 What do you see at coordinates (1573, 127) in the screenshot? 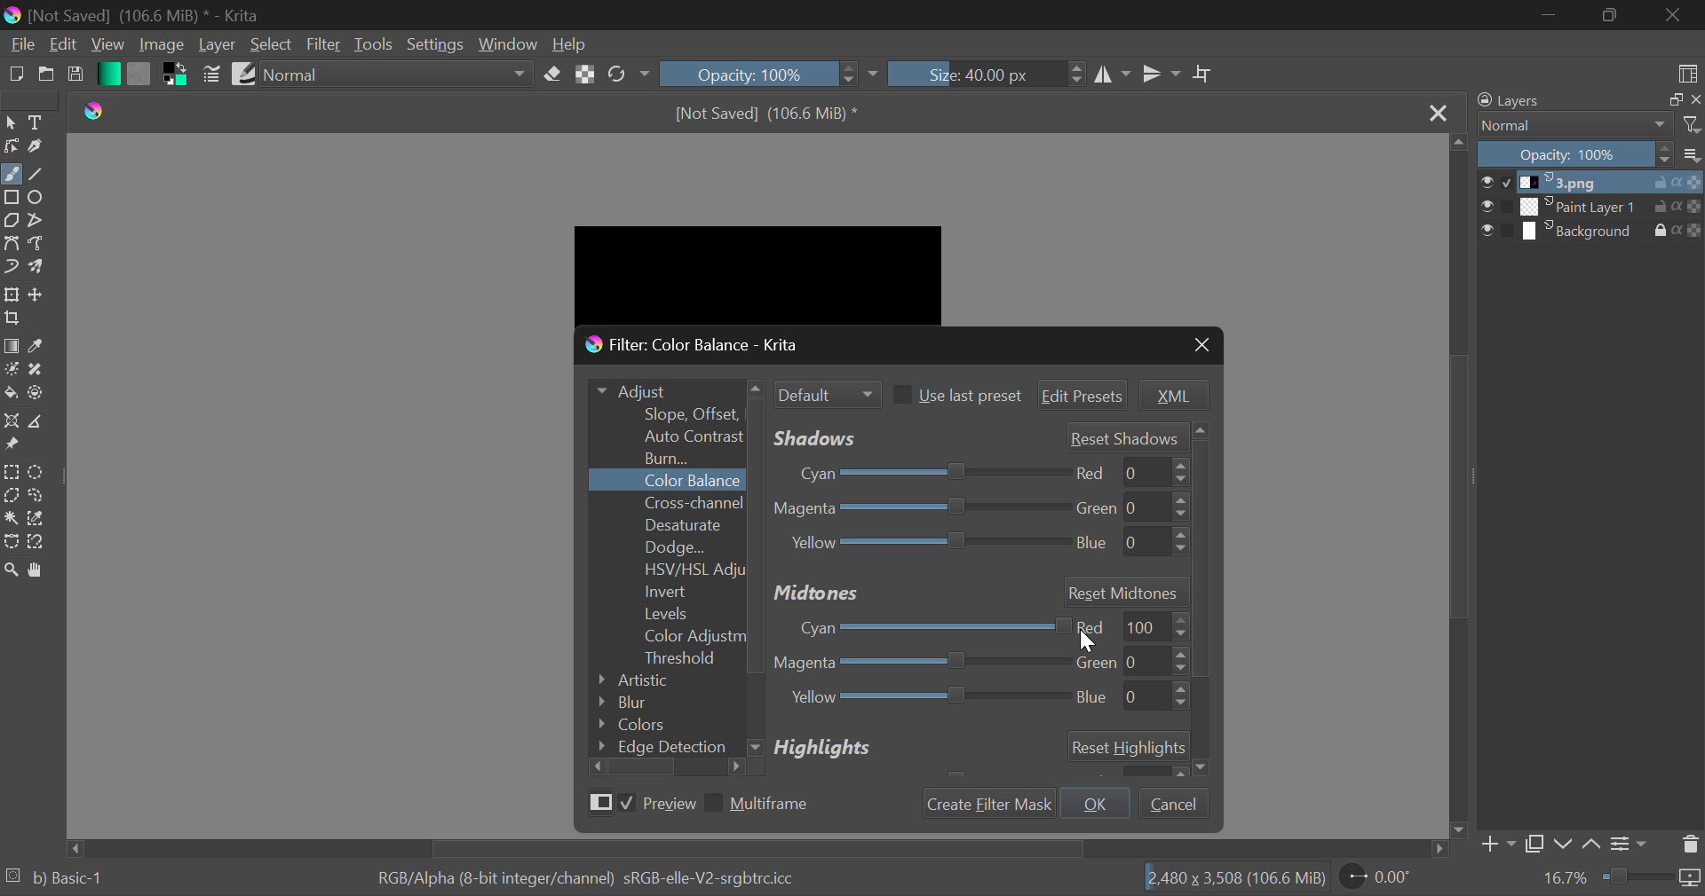
I see `Normal` at bounding box center [1573, 127].